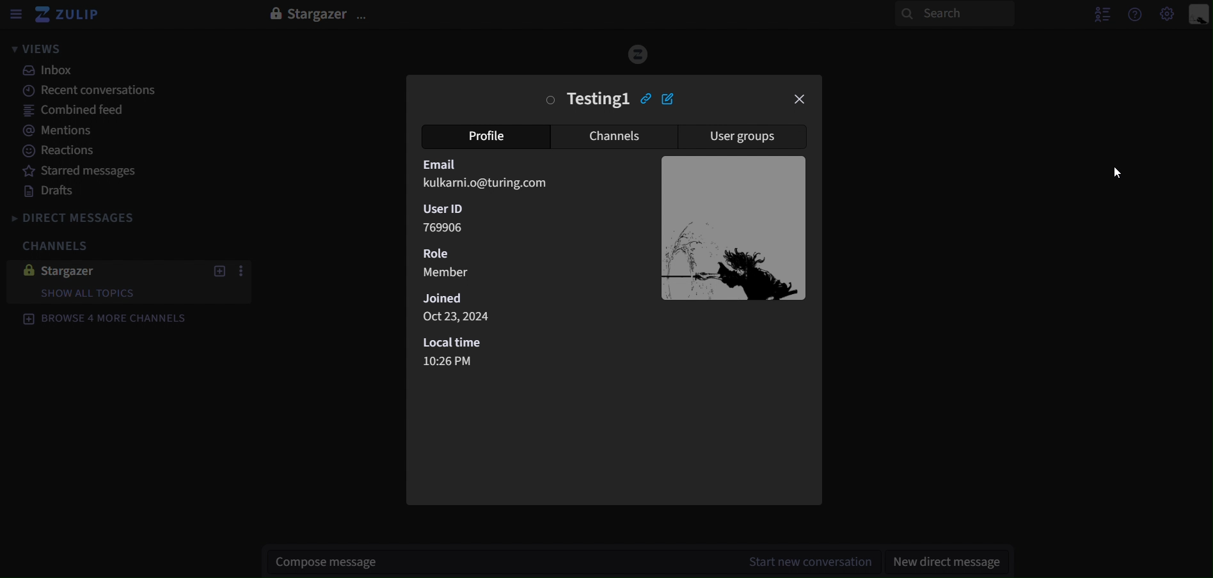  I want to click on image, so click(736, 230).